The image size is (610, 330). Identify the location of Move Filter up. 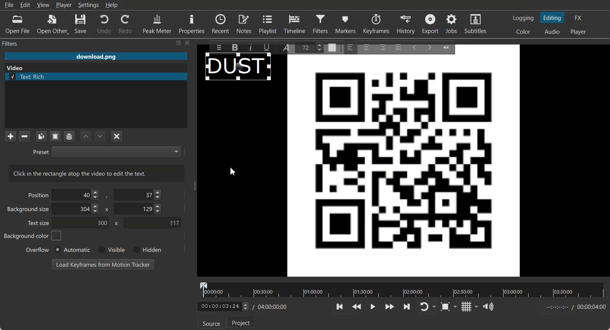
(86, 137).